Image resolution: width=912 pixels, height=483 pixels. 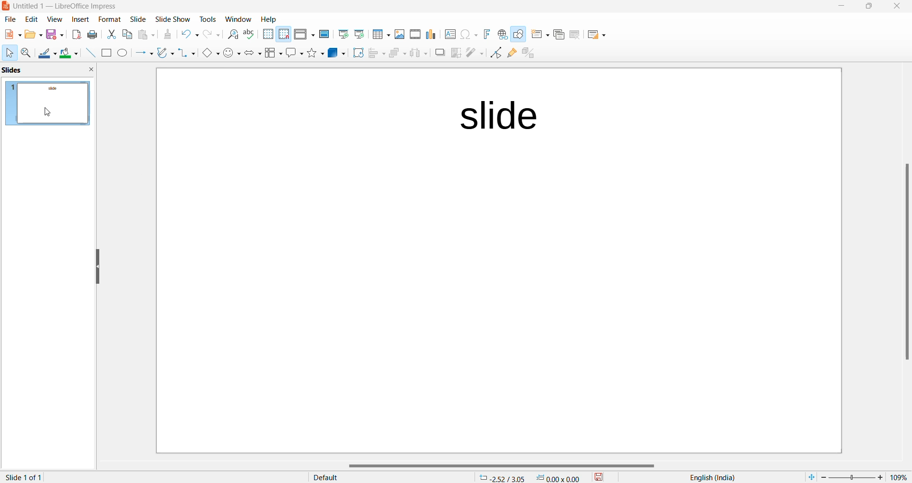 What do you see at coordinates (123, 54) in the screenshot?
I see `ellipse` at bounding box center [123, 54].